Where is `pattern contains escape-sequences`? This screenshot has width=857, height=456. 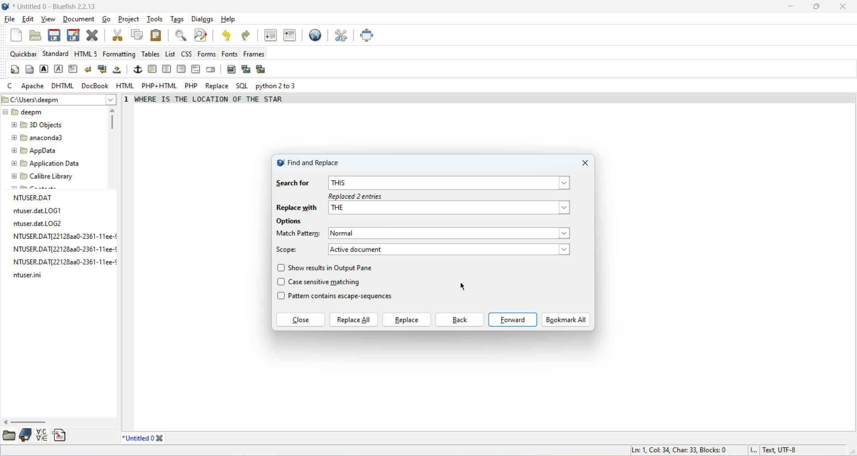
pattern contains escape-sequences is located at coordinates (347, 297).